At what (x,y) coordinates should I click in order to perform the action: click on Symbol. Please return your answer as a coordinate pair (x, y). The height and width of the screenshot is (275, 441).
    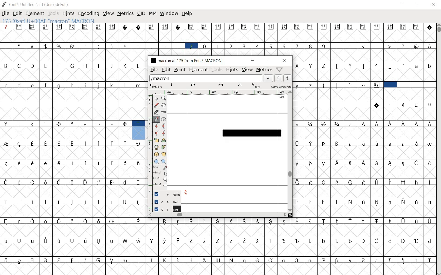
    Looking at the image, I should click on (33, 143).